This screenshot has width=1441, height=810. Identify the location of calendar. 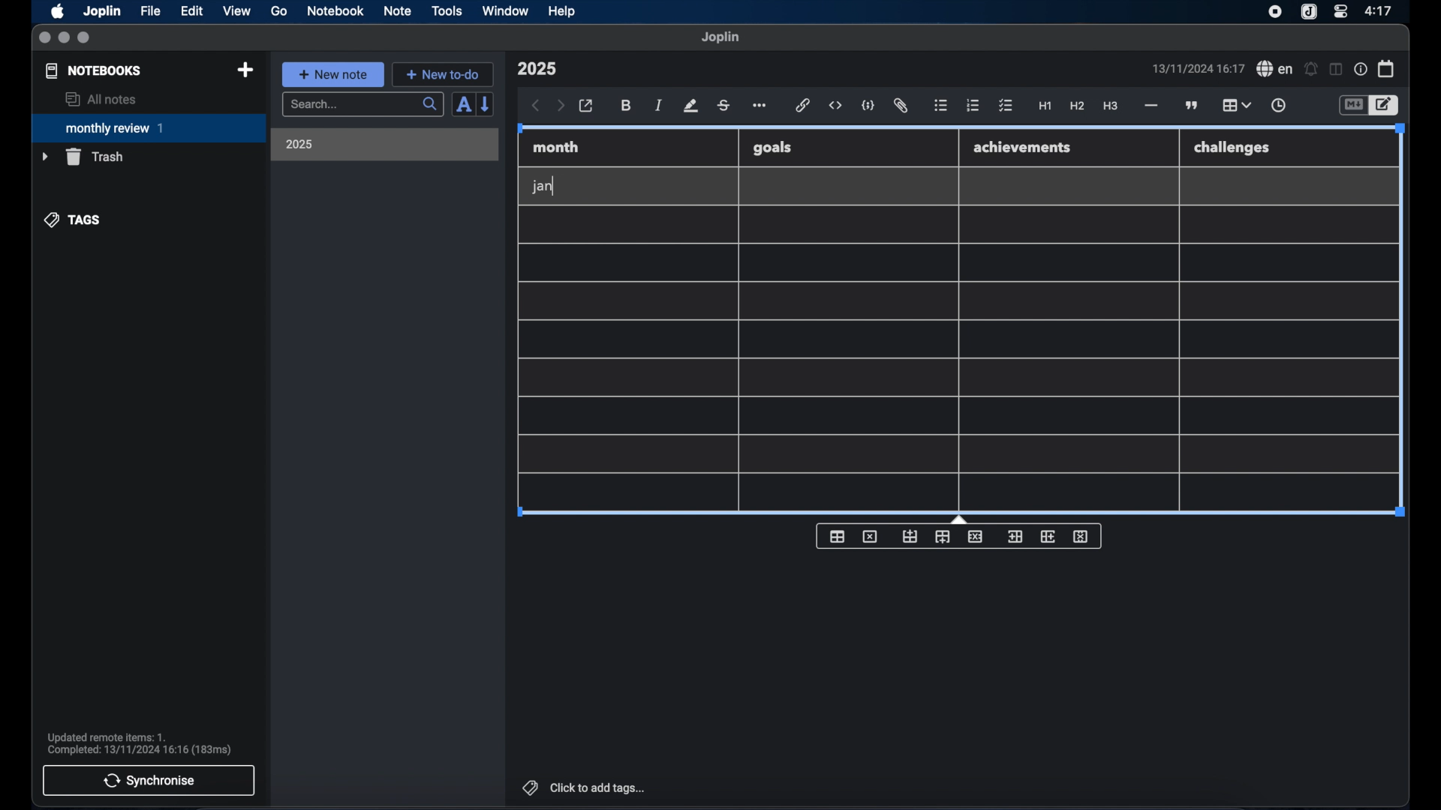
(1387, 68).